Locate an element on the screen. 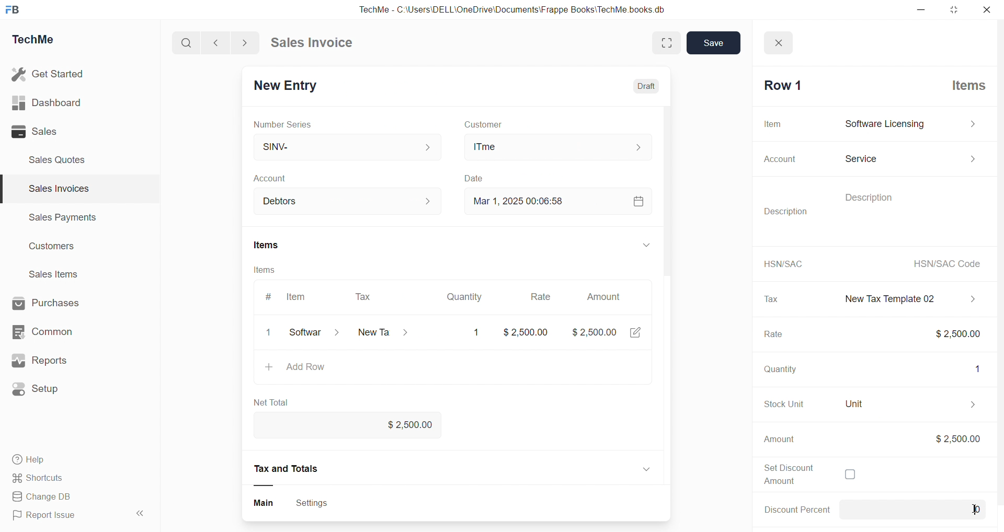  HSN/SAC Code is located at coordinates (944, 263).